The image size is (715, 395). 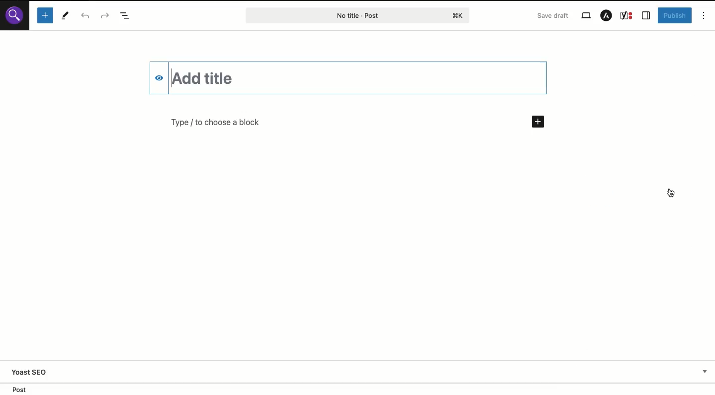 I want to click on Astra, so click(x=606, y=16).